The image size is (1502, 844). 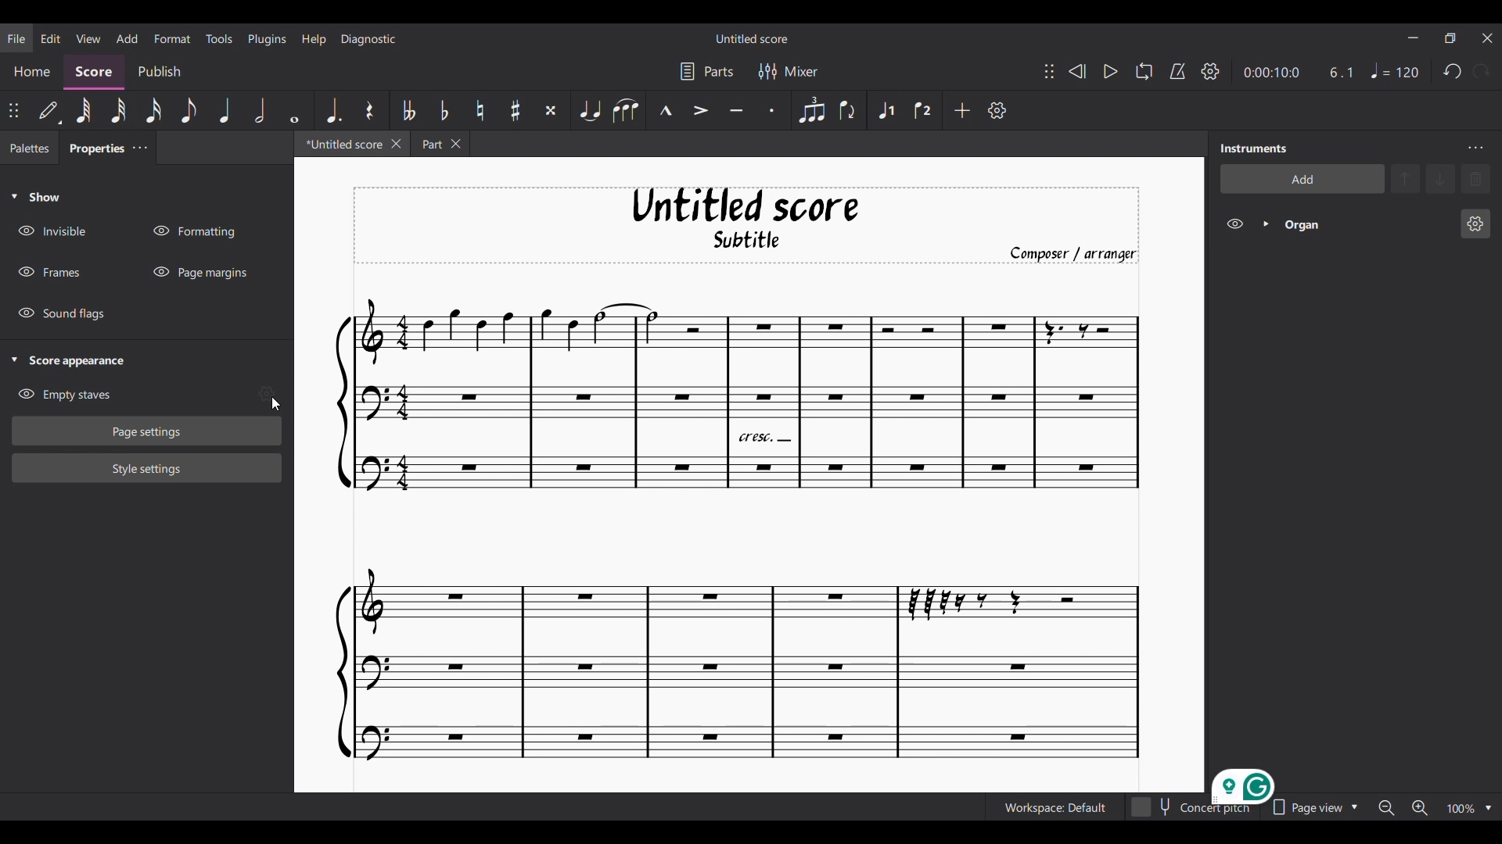 I want to click on Home section, so click(x=31, y=73).